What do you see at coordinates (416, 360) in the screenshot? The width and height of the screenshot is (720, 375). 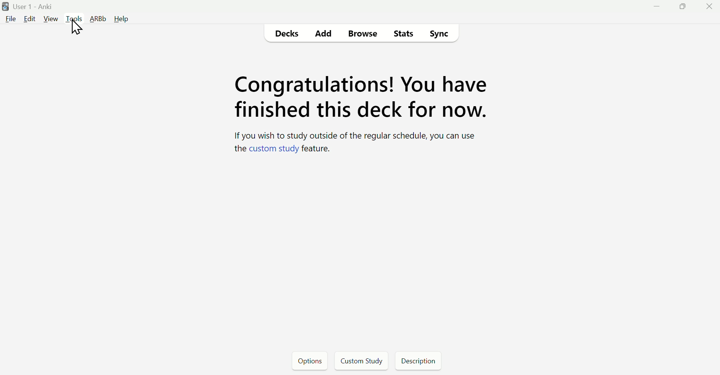 I see `Description` at bounding box center [416, 360].